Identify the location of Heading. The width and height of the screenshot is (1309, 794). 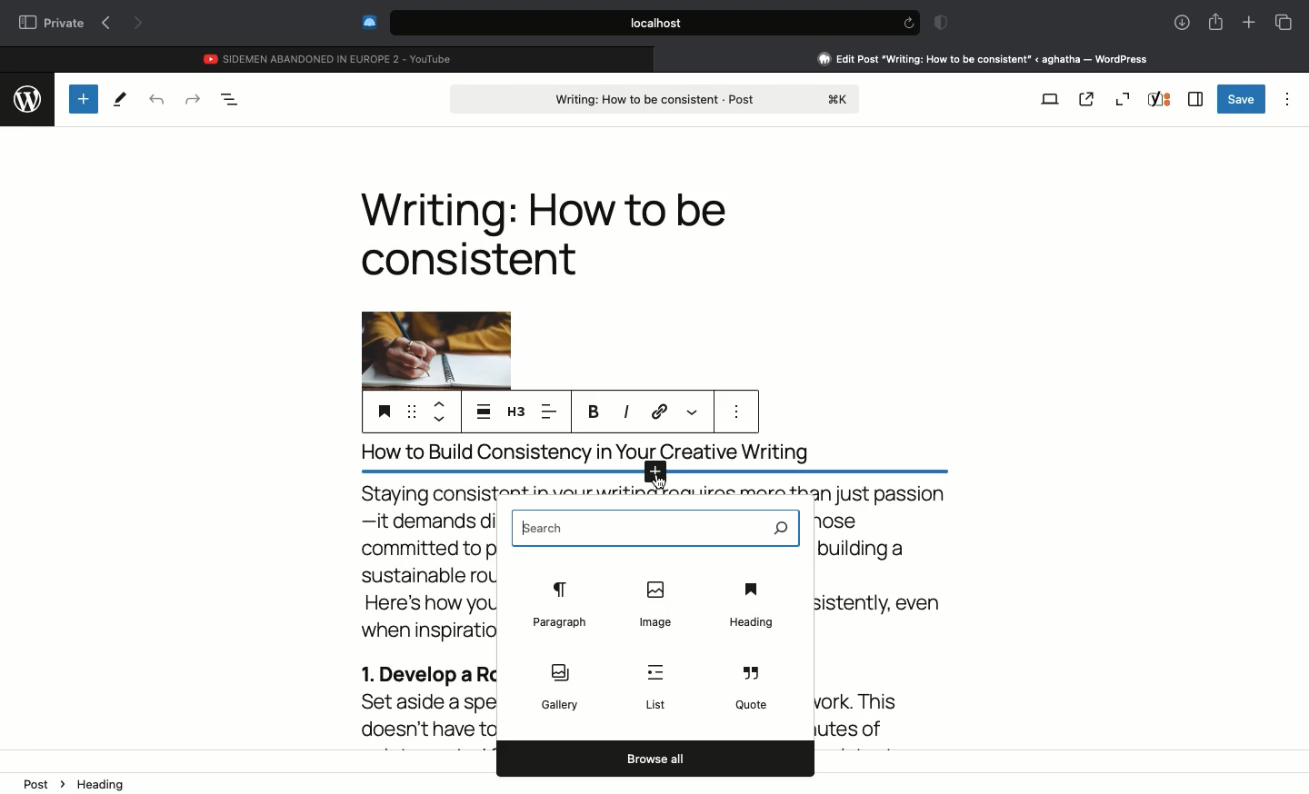
(544, 233).